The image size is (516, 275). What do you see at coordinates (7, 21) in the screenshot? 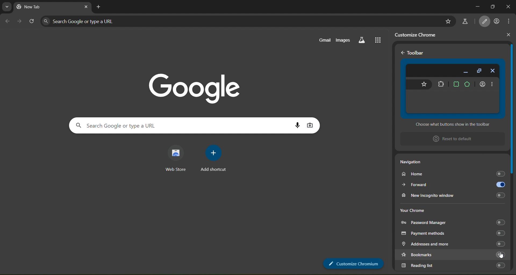
I see `go back one page` at bounding box center [7, 21].